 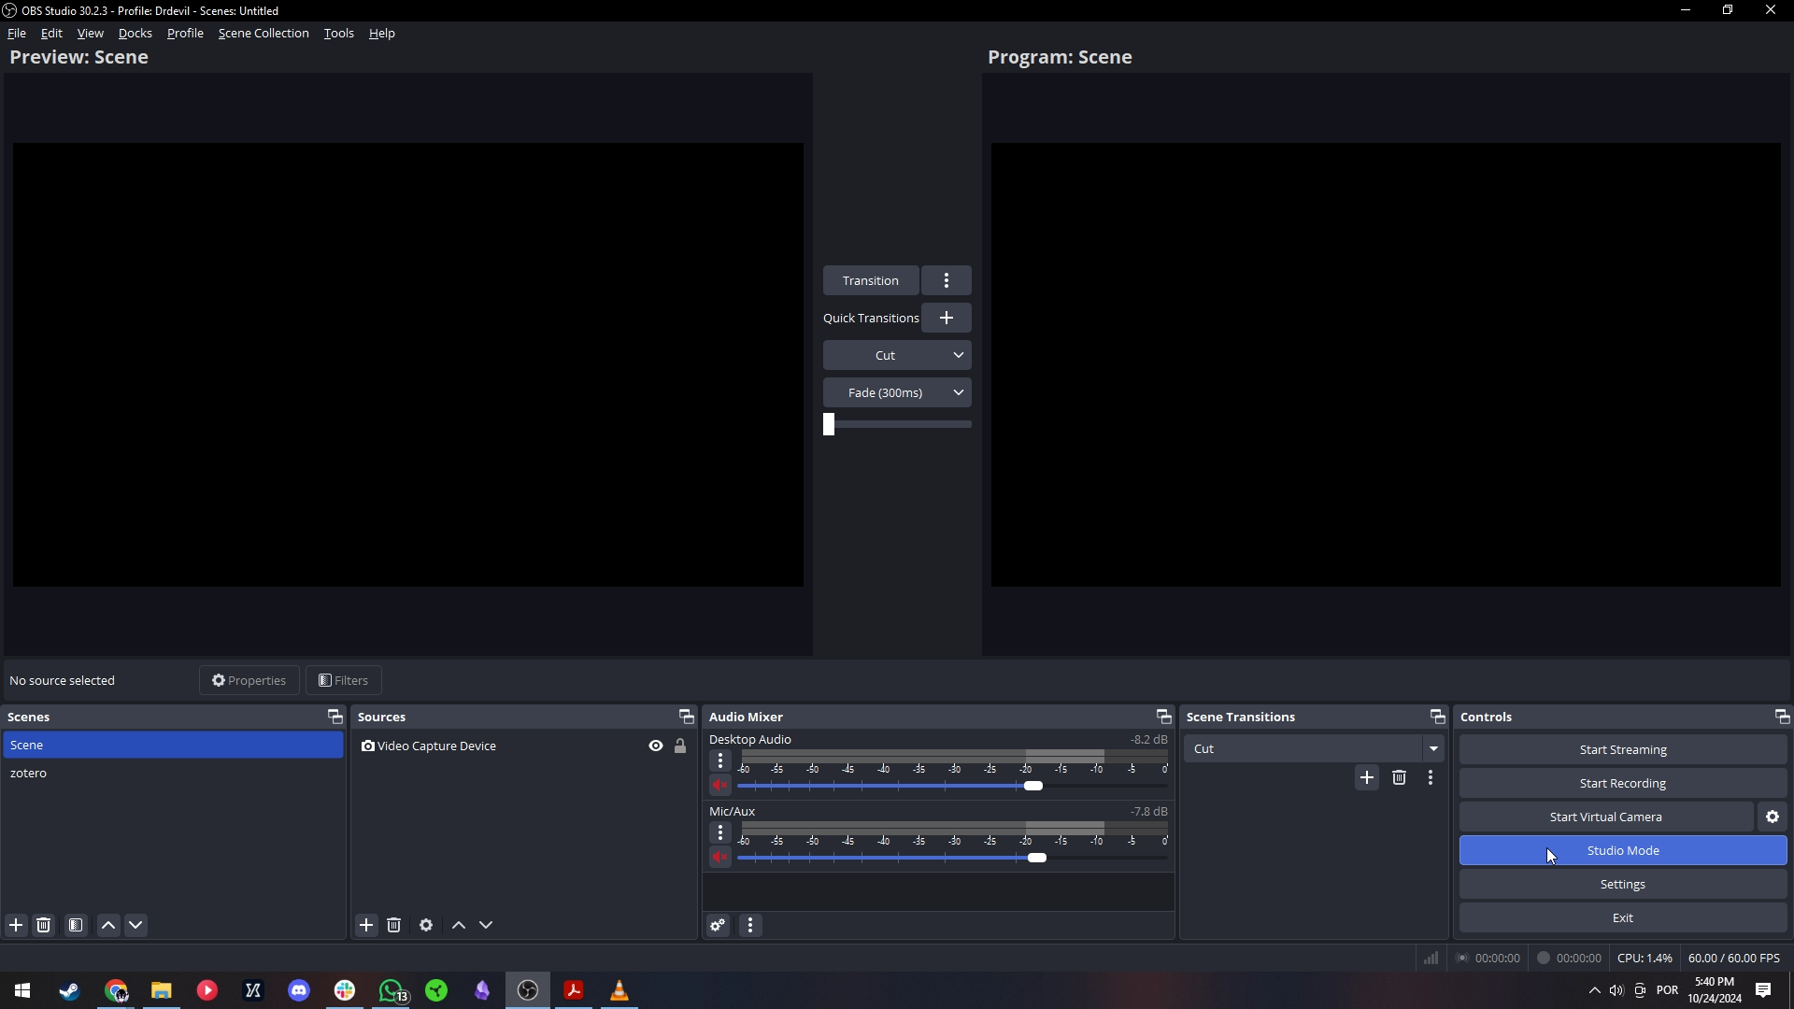 What do you see at coordinates (21, 989) in the screenshot?
I see `Windows menu` at bounding box center [21, 989].